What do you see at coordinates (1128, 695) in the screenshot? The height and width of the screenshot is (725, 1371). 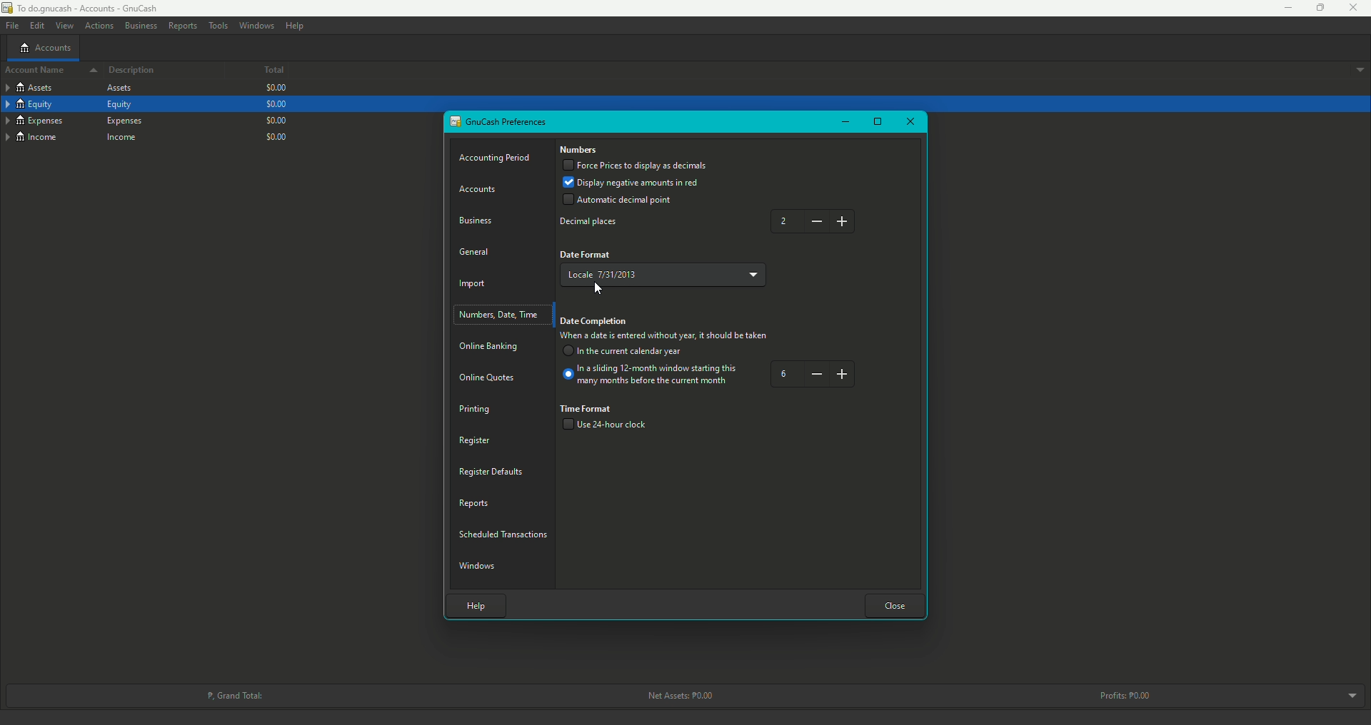 I see `Profits` at bounding box center [1128, 695].